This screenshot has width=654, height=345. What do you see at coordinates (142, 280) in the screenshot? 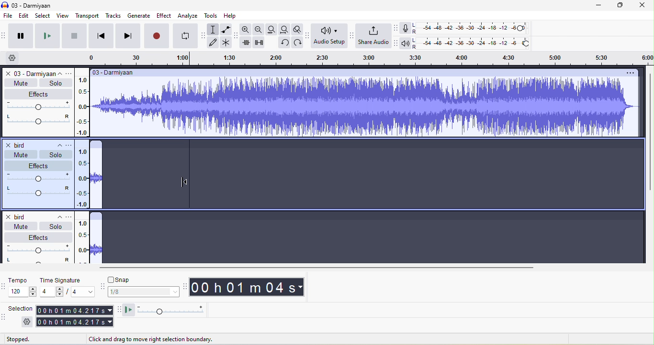
I see `snap` at bounding box center [142, 280].